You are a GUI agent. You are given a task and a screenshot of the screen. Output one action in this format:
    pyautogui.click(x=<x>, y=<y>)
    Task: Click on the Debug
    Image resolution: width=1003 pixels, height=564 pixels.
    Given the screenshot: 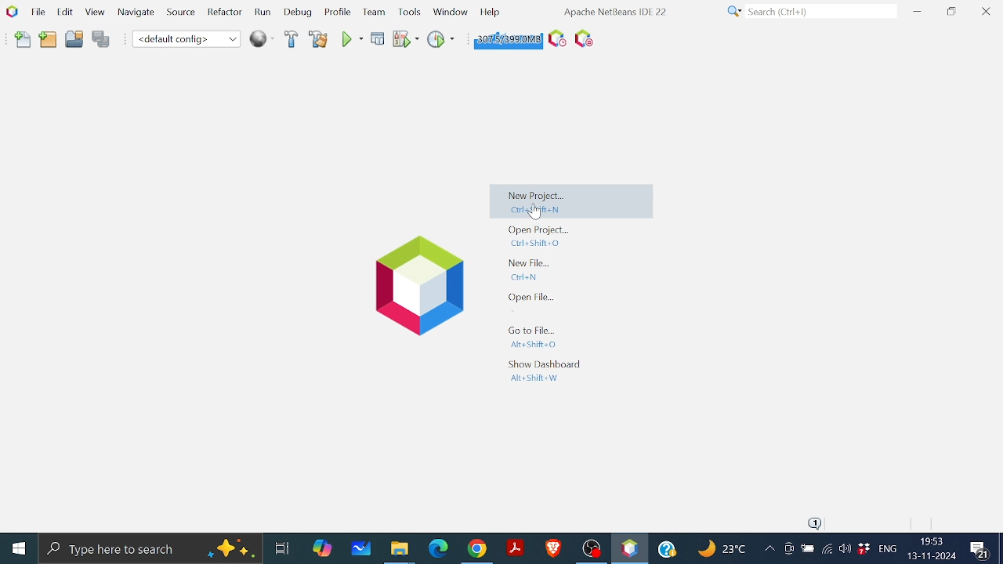 What is the action you would take?
    pyautogui.click(x=299, y=13)
    